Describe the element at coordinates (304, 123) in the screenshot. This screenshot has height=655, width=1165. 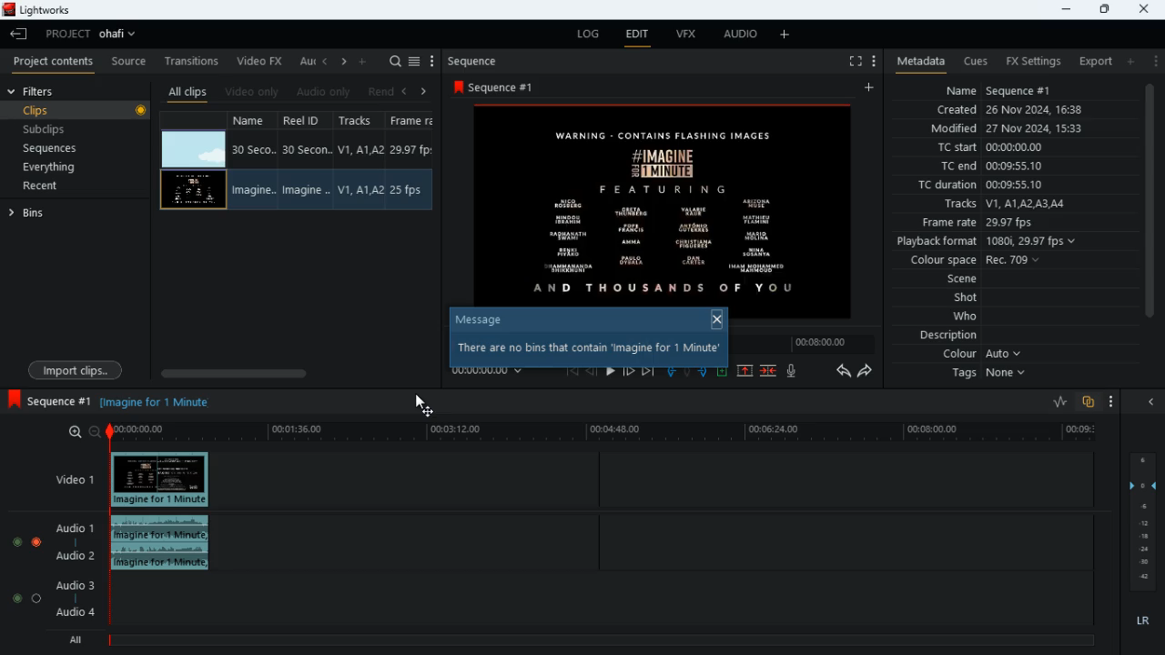
I see `reel id` at that location.